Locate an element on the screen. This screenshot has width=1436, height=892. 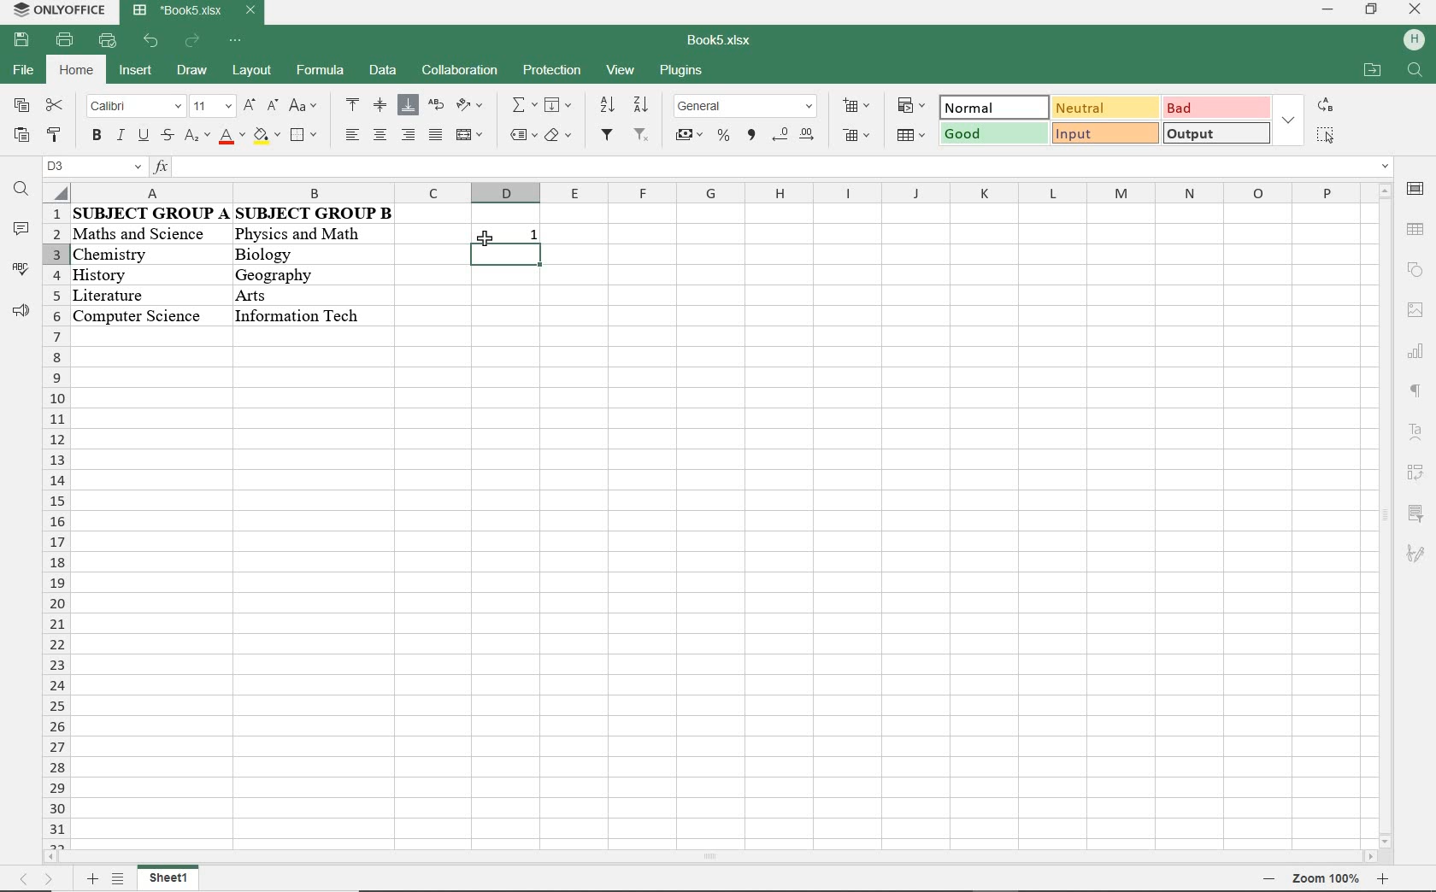
sign is located at coordinates (1415, 37).